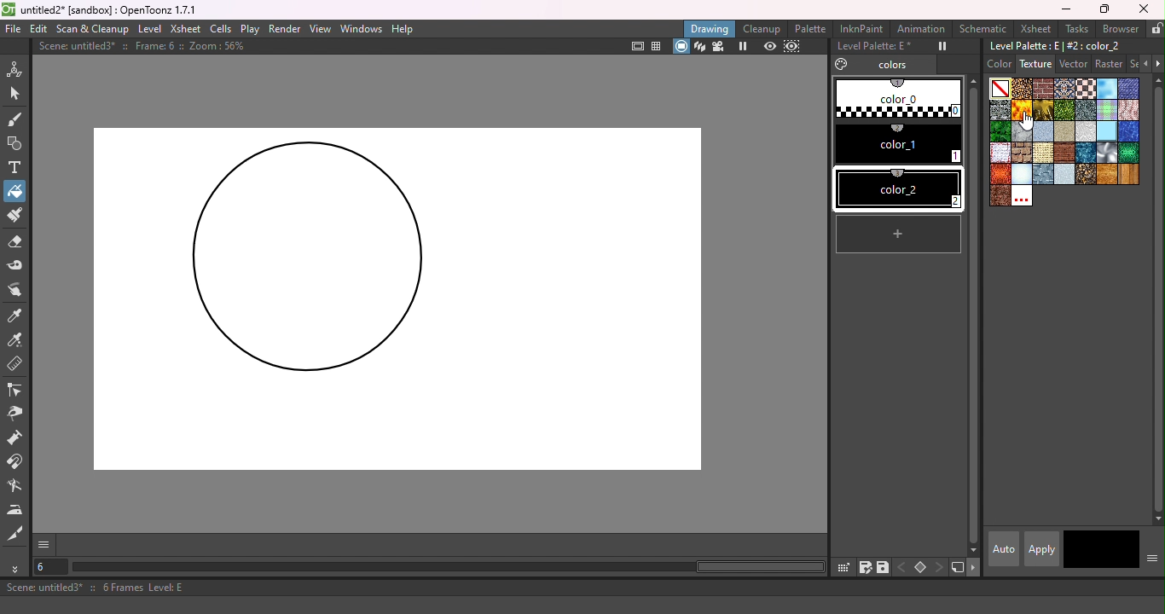  I want to click on Brush tool, so click(16, 119).